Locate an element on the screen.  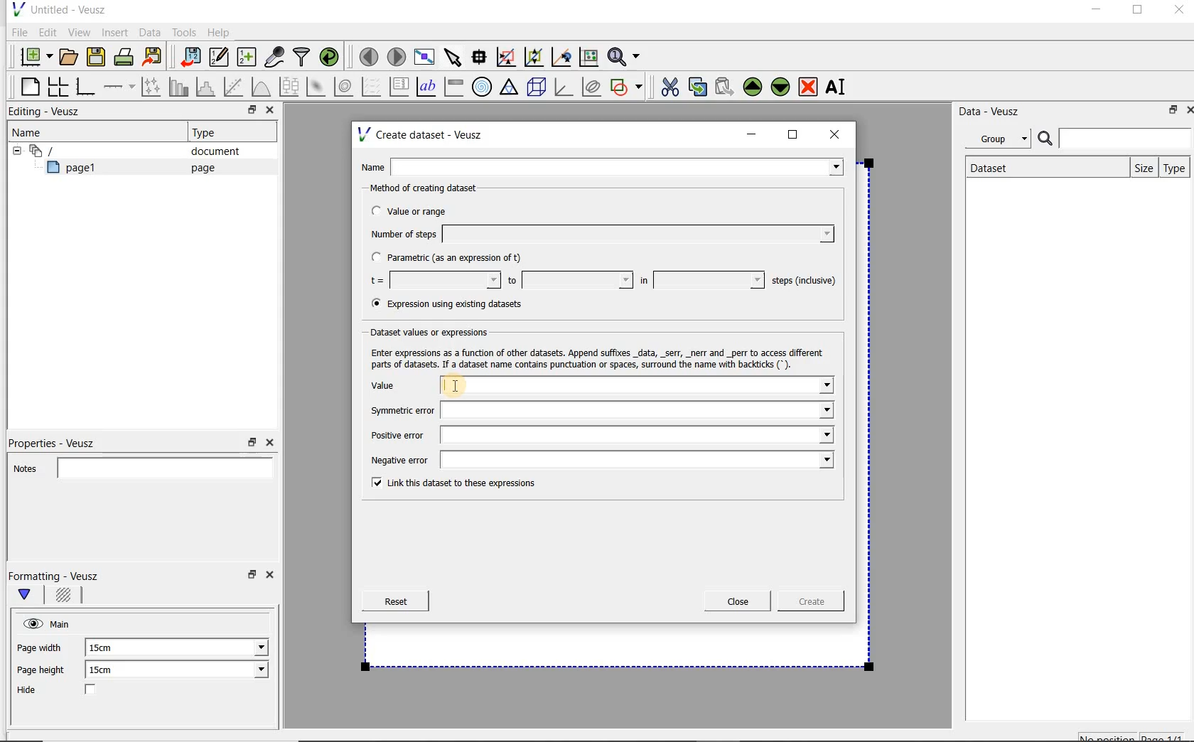
No position is located at coordinates (1109, 736).